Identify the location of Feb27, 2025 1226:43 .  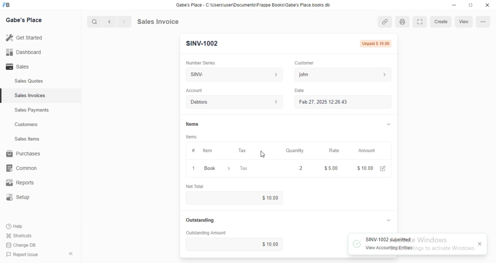
(320, 103).